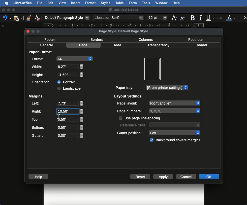 Image resolution: width=247 pixels, height=205 pixels. What do you see at coordinates (163, 177) in the screenshot?
I see `Apply` at bounding box center [163, 177].